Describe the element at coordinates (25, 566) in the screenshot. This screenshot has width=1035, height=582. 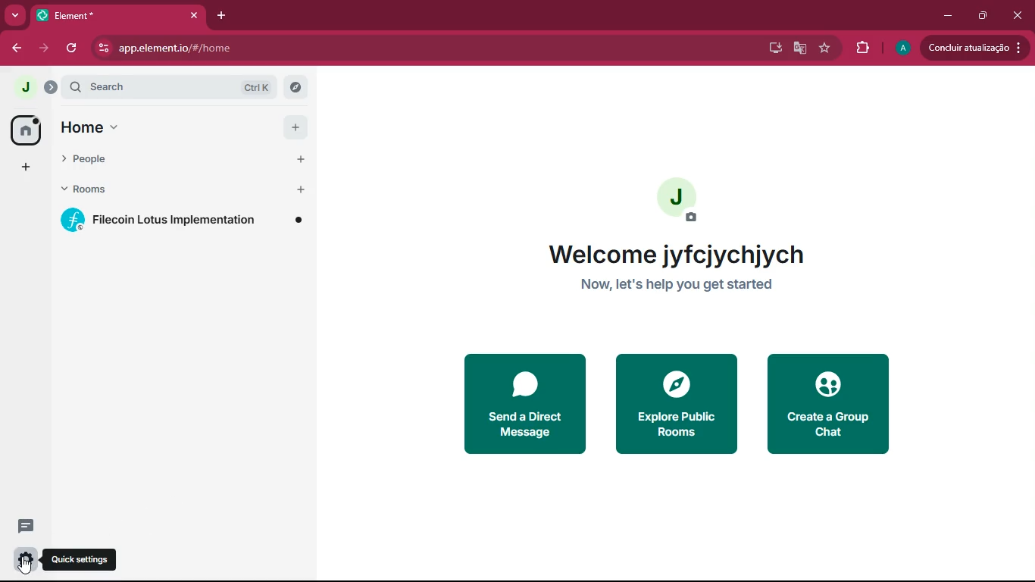
I see `cursor` at that location.